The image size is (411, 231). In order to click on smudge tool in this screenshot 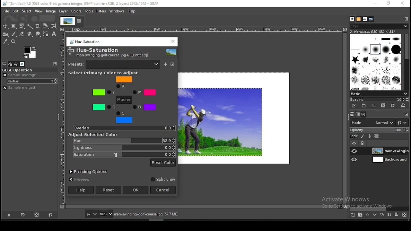, I will do `click(40, 34)`.